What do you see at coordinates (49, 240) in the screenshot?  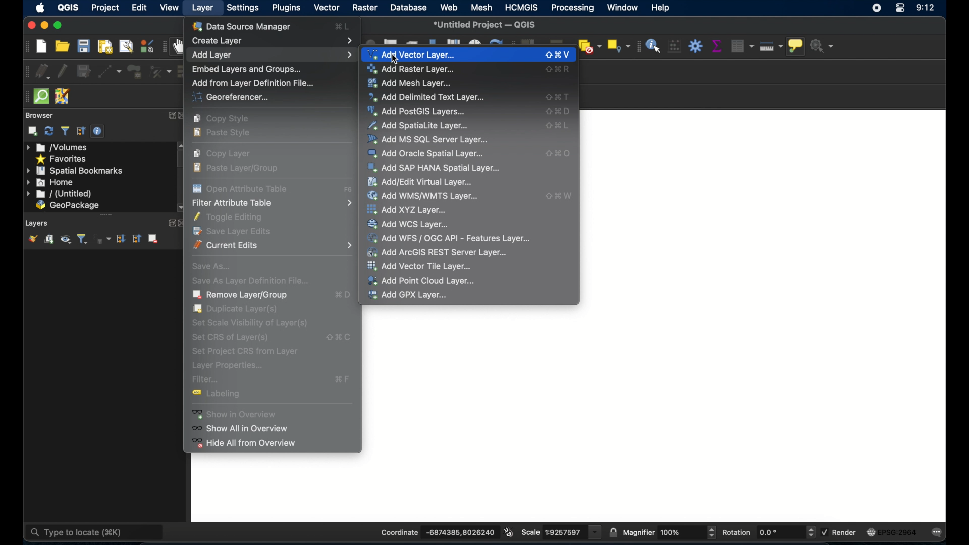 I see `add group` at bounding box center [49, 240].